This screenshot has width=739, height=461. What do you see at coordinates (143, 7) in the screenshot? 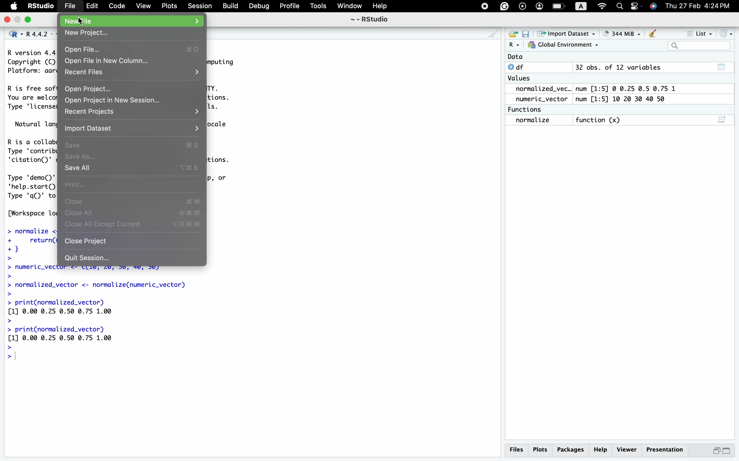
I see `View` at bounding box center [143, 7].